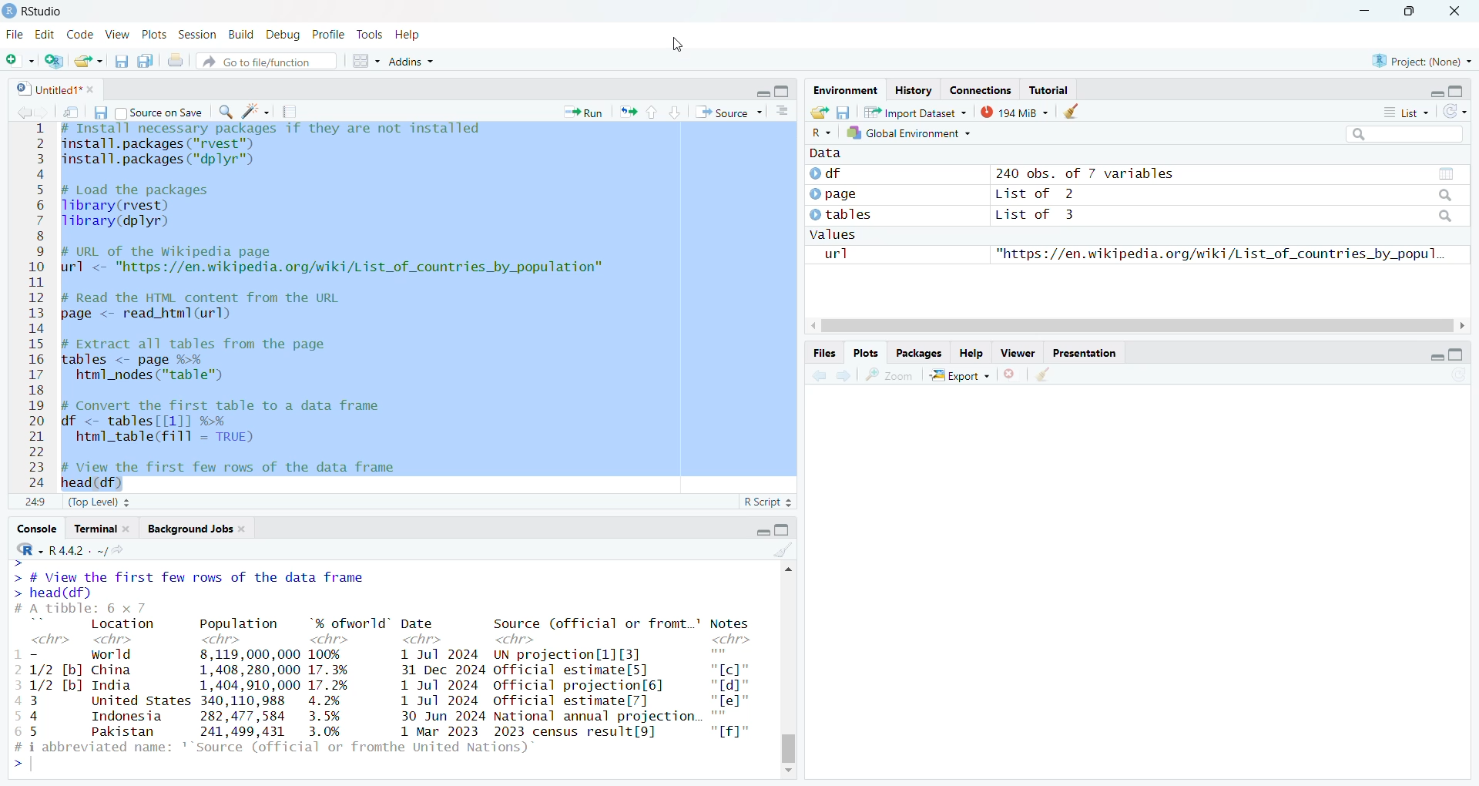 The height and width of the screenshot is (786, 1479). What do you see at coordinates (676, 113) in the screenshot?
I see `down` at bounding box center [676, 113].